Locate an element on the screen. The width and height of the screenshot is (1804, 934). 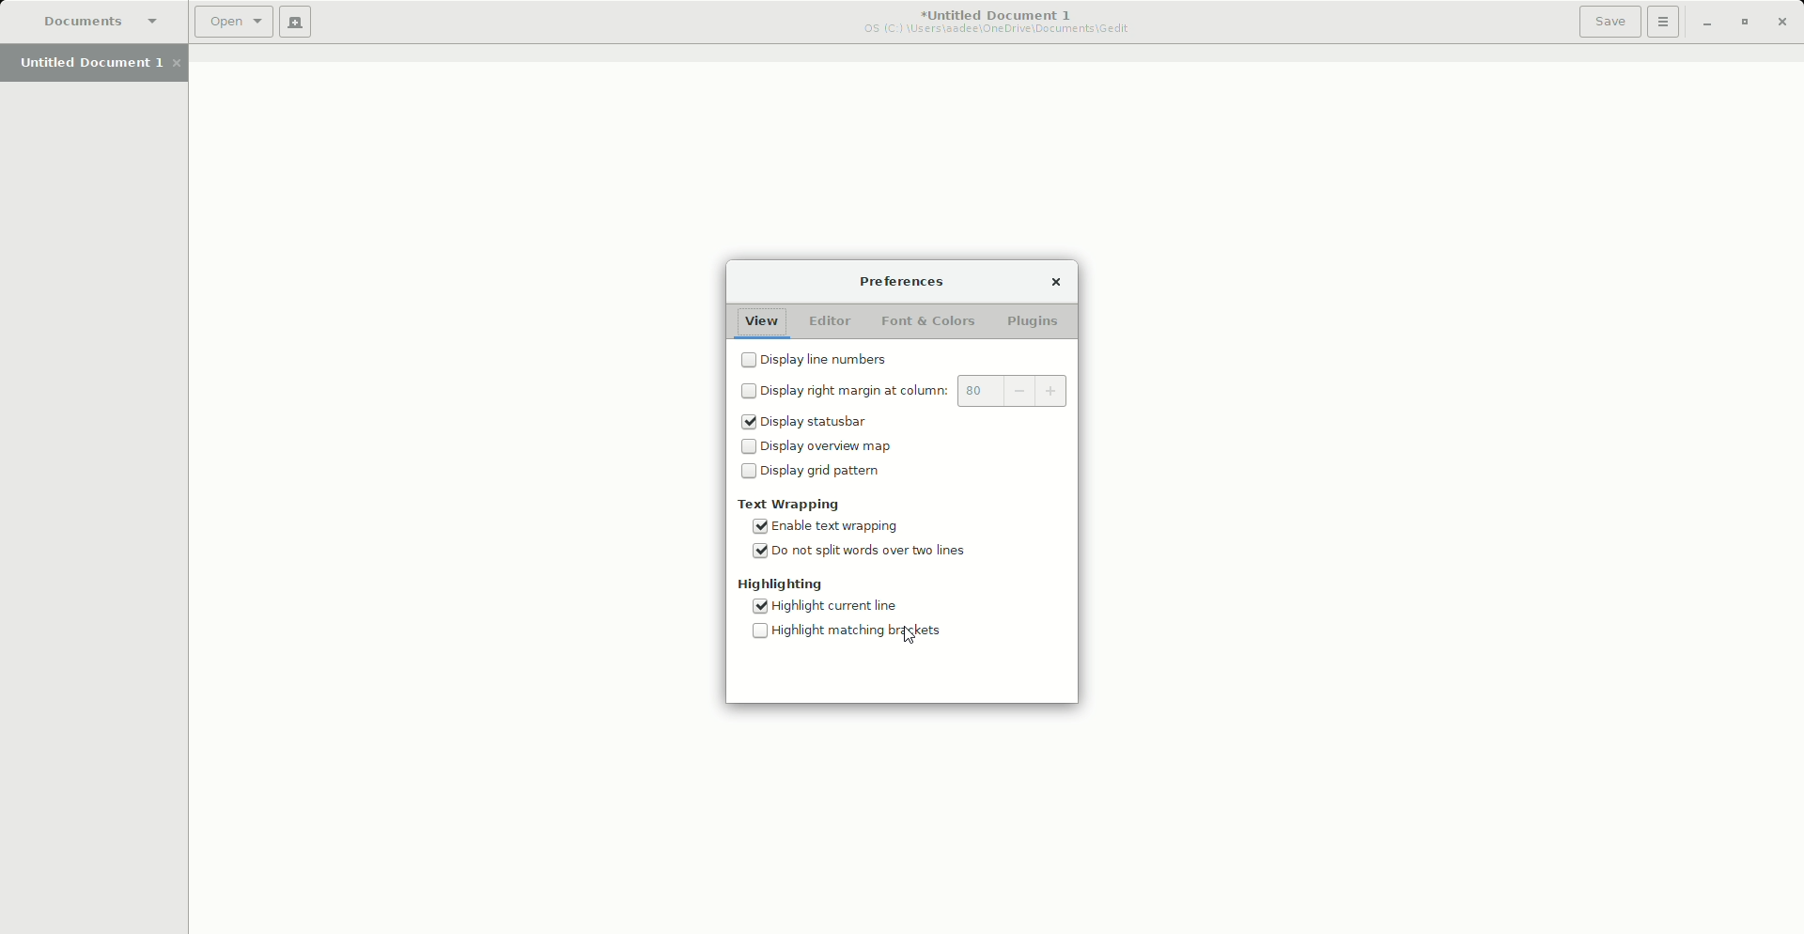
Editor is located at coordinates (830, 323).